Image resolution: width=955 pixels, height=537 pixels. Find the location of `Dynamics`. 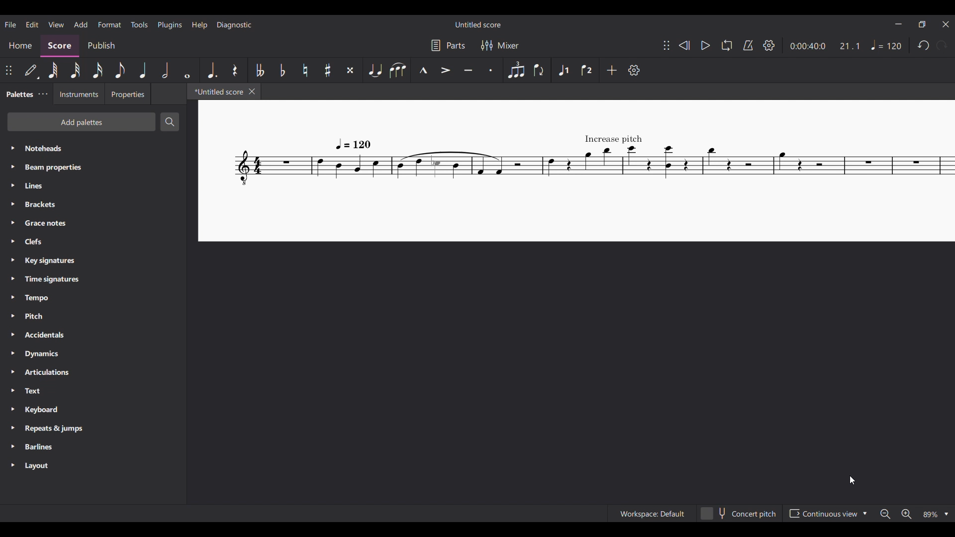

Dynamics is located at coordinates (93, 354).